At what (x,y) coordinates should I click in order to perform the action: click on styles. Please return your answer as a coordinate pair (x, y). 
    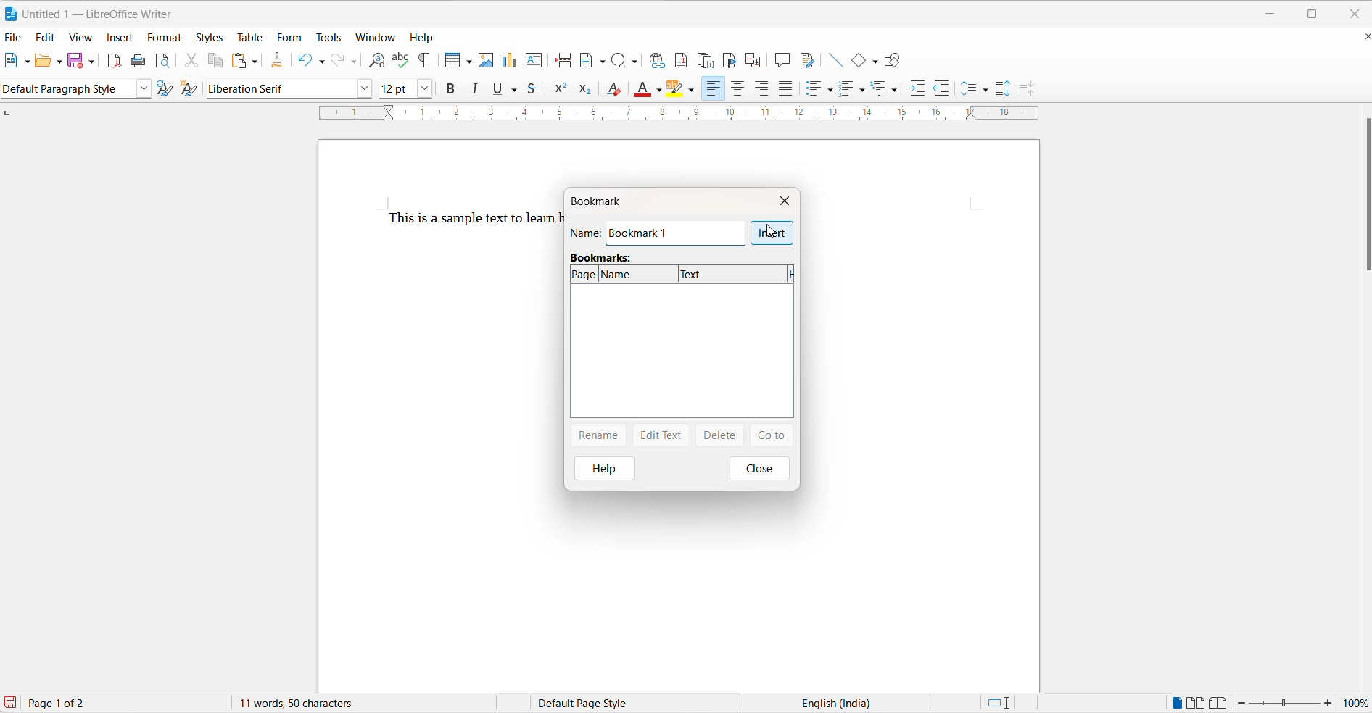
    Looking at the image, I should click on (209, 37).